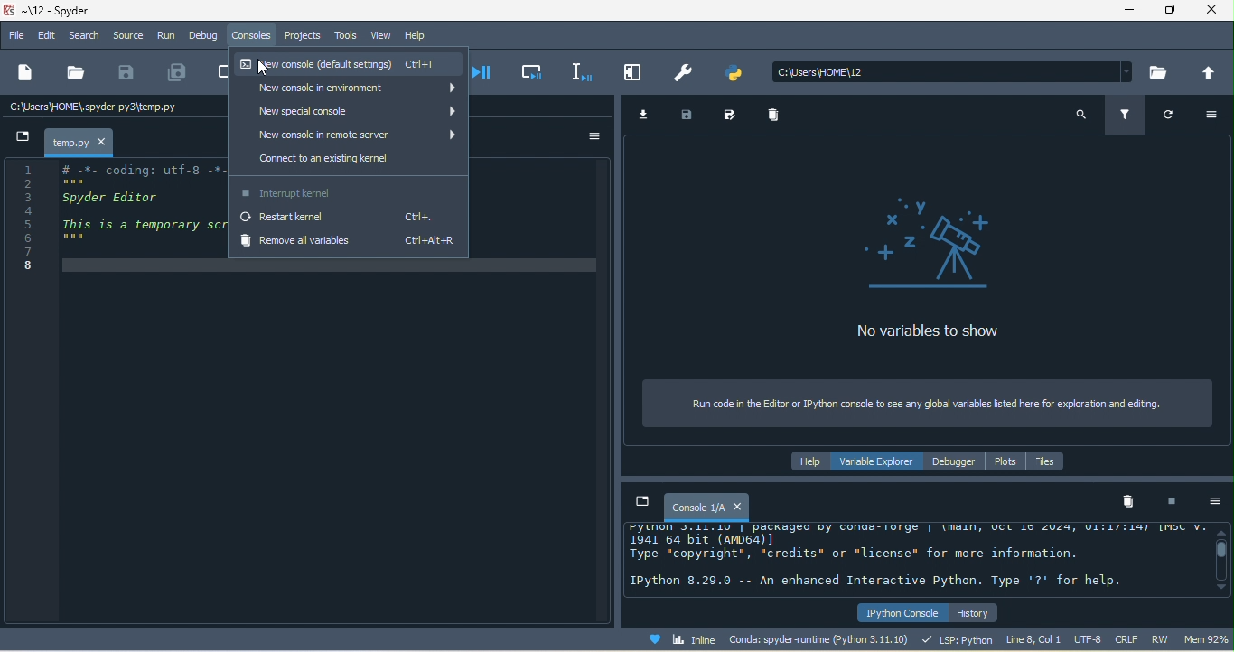  Describe the element at coordinates (1216, 12) in the screenshot. I see `close` at that location.